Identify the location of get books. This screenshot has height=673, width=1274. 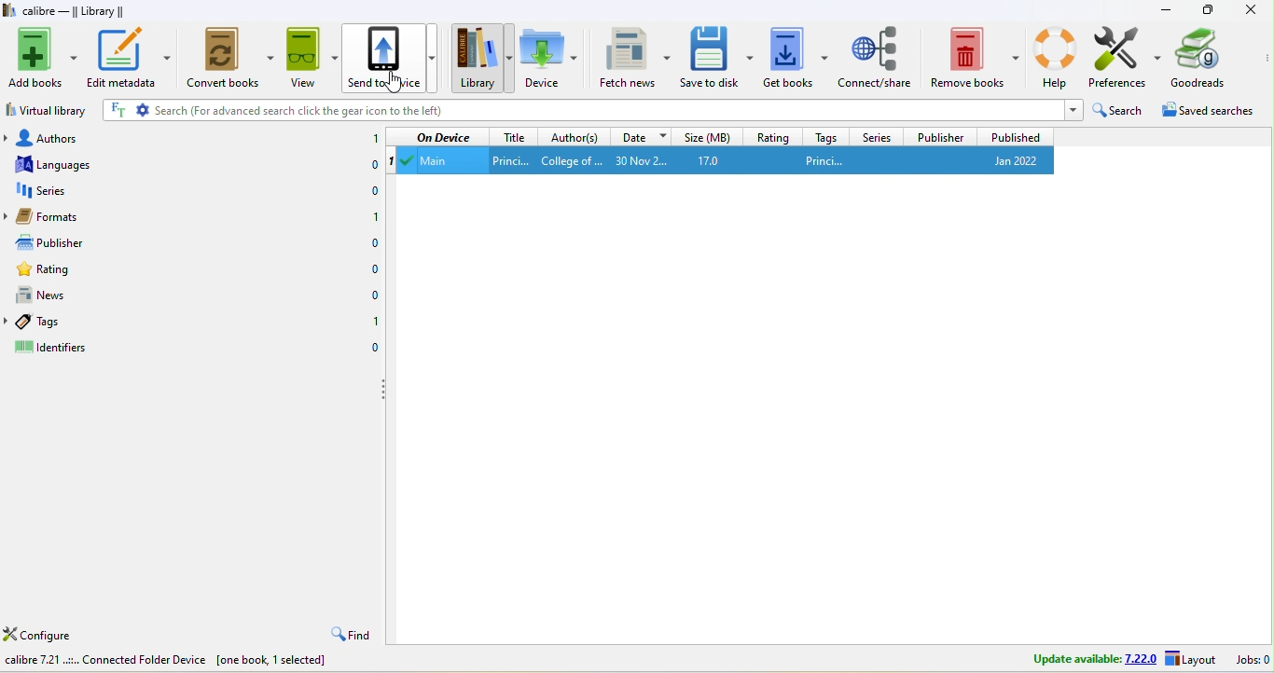
(797, 60).